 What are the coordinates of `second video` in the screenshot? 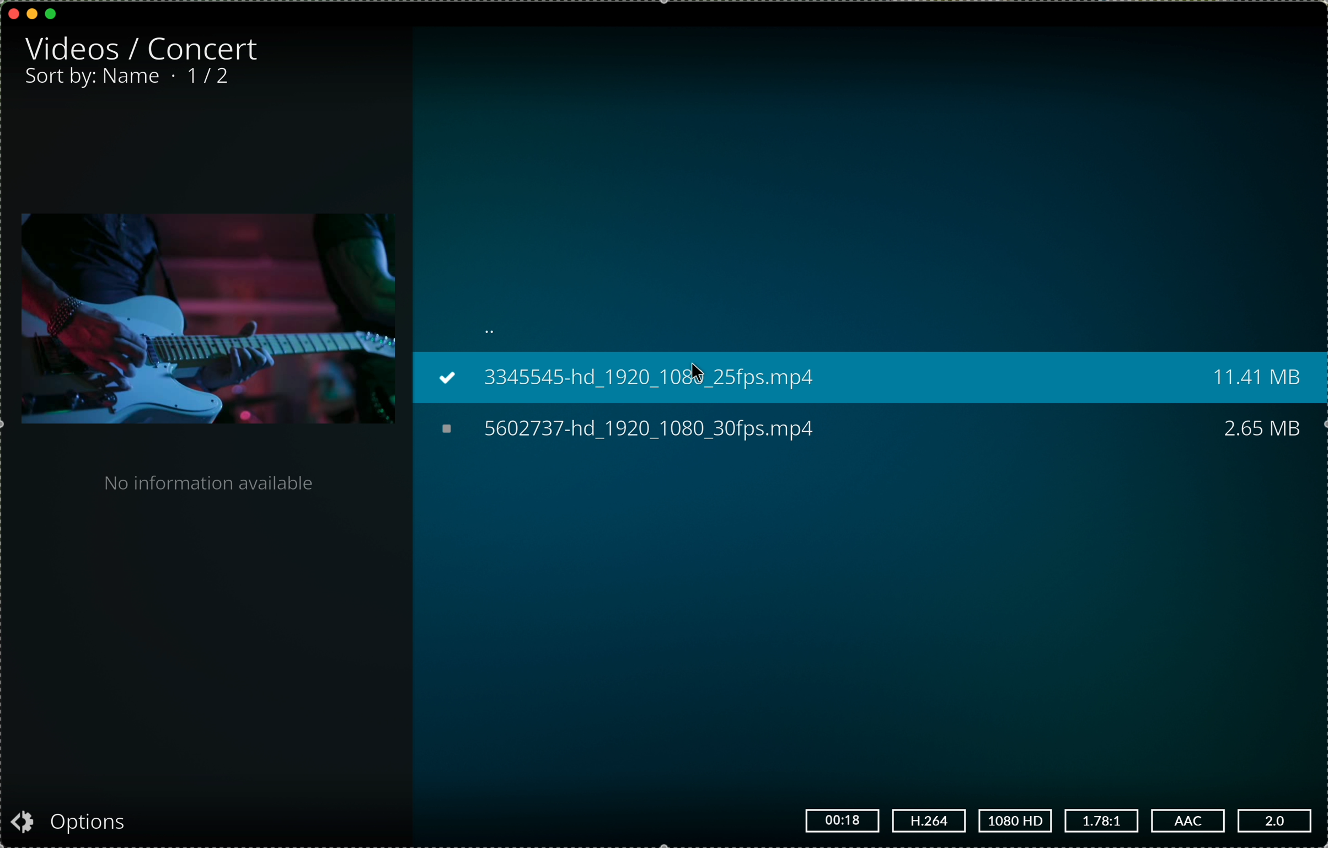 It's located at (871, 431).